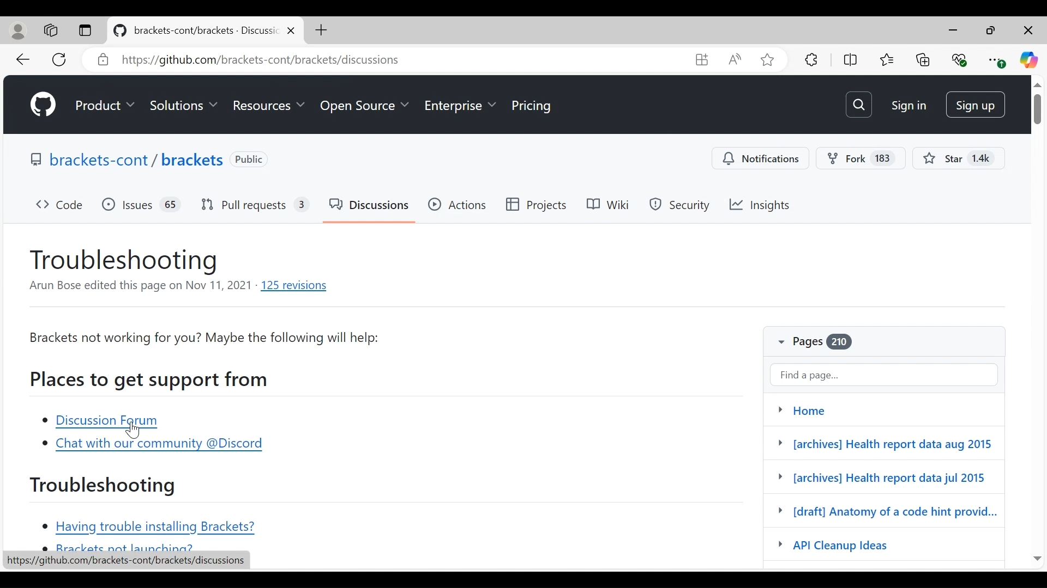 The width and height of the screenshot is (1047, 588). What do you see at coordinates (106, 422) in the screenshot?
I see `Discussion Forum` at bounding box center [106, 422].